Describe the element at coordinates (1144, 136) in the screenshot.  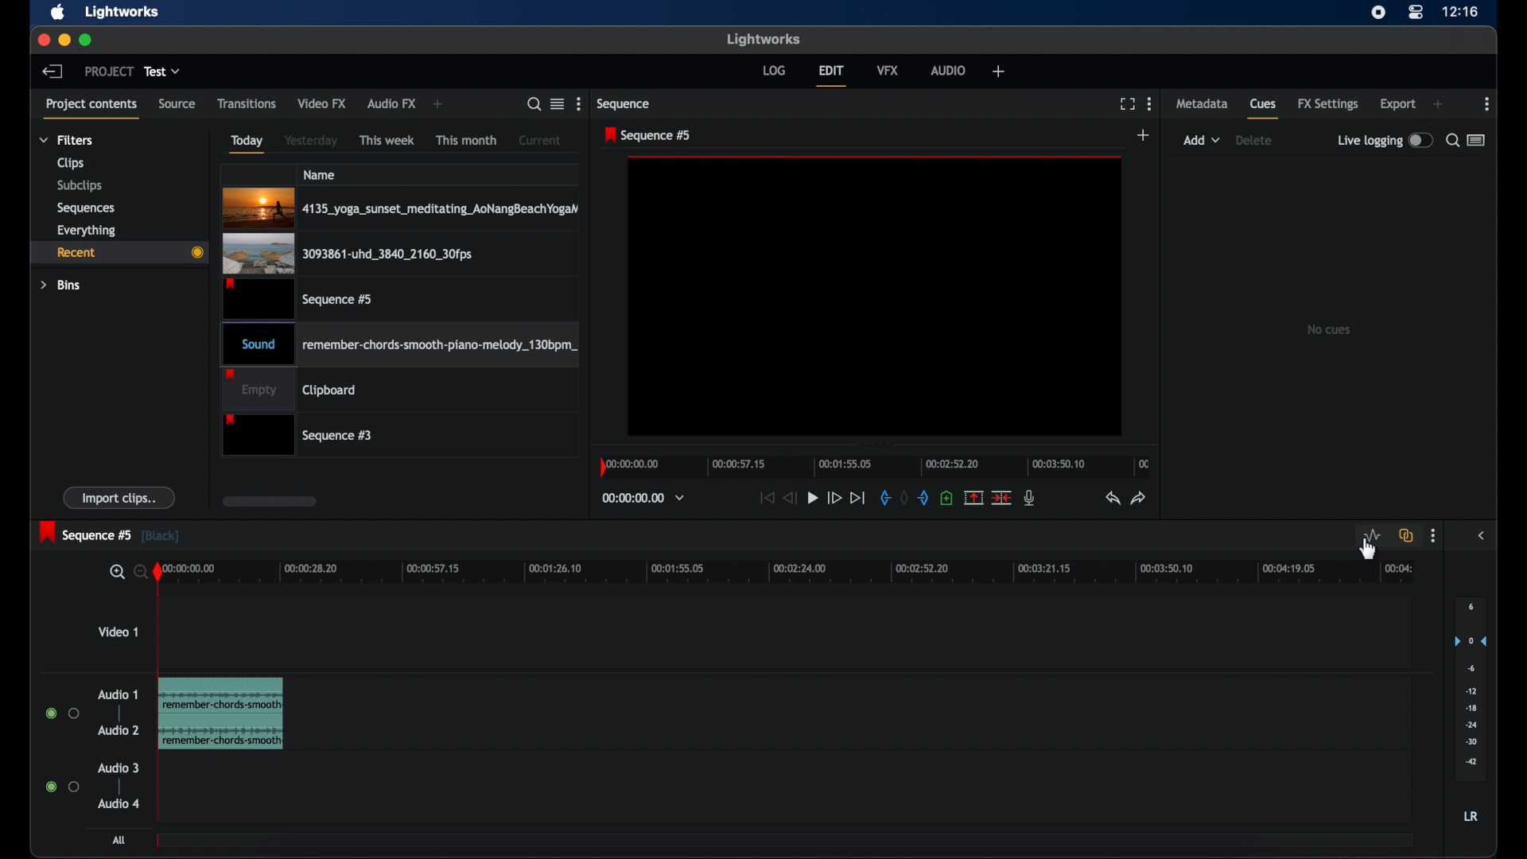
I see `add` at that location.